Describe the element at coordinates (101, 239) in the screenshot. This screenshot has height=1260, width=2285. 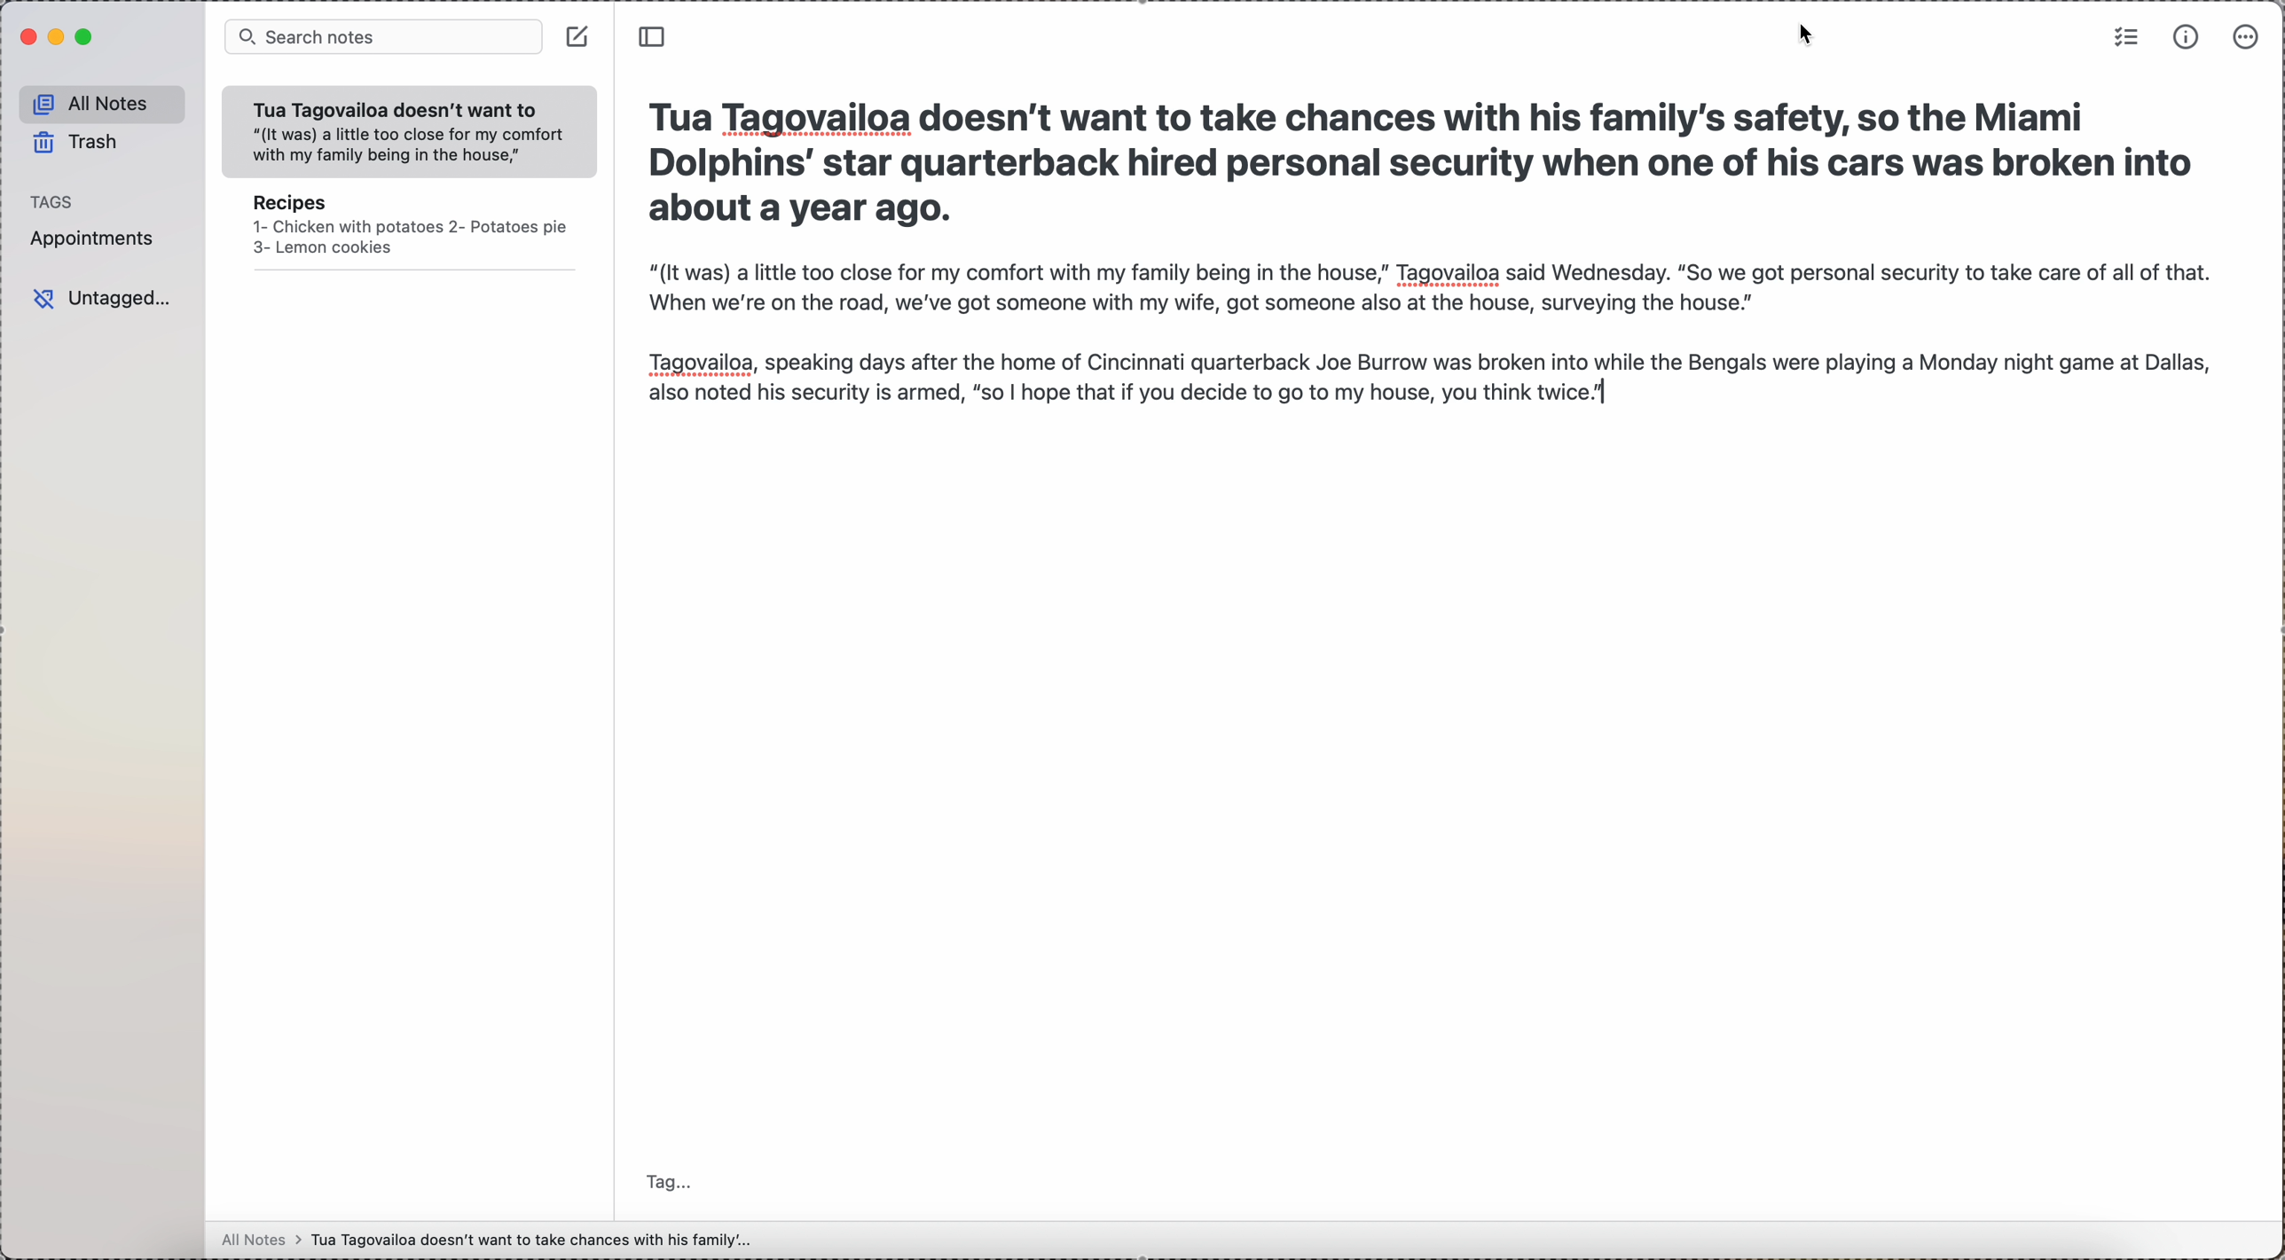
I see `appointments` at that location.